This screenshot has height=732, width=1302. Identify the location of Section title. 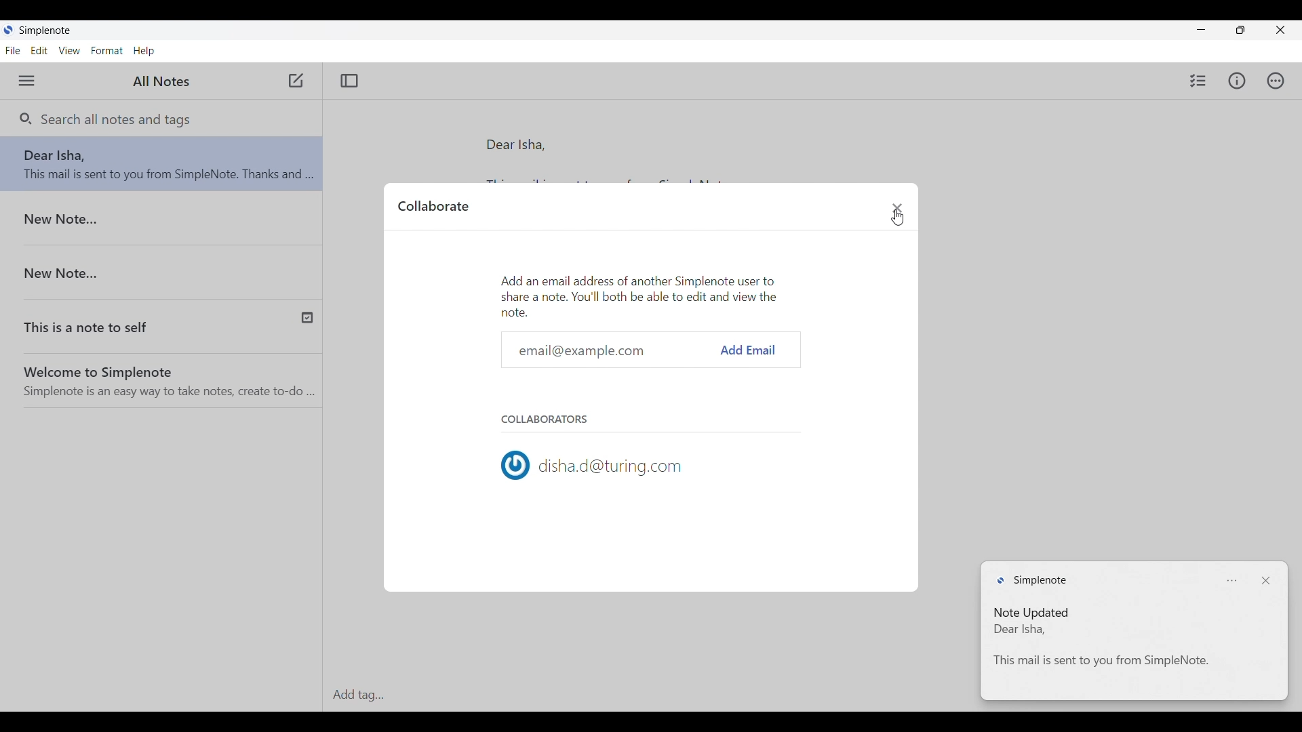
(546, 419).